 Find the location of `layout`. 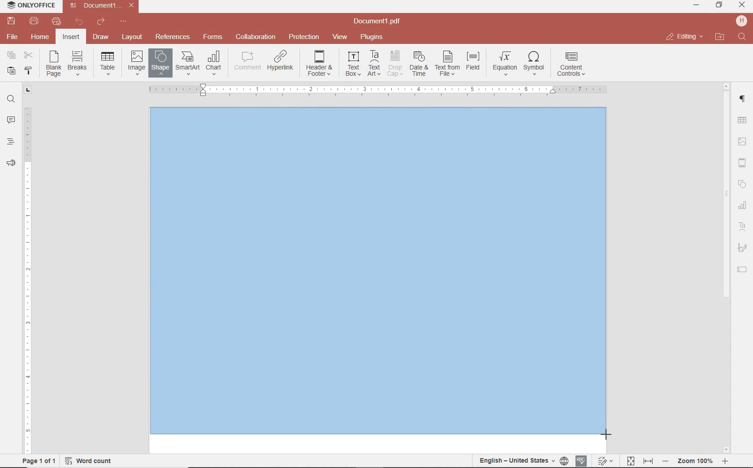

layout is located at coordinates (134, 38).